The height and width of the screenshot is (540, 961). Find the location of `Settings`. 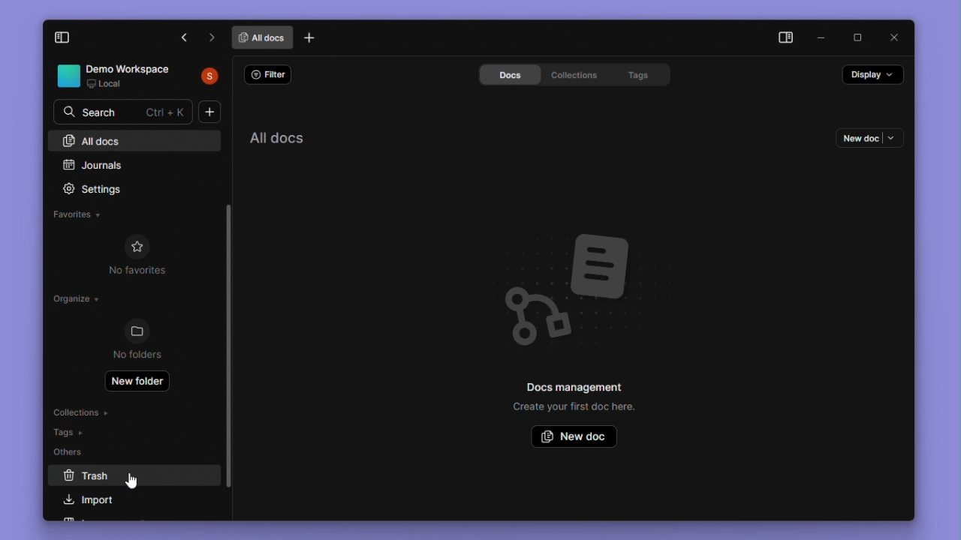

Settings is located at coordinates (92, 188).